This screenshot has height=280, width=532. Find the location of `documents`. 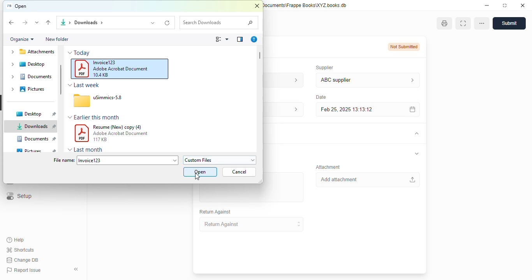

documents is located at coordinates (36, 138).